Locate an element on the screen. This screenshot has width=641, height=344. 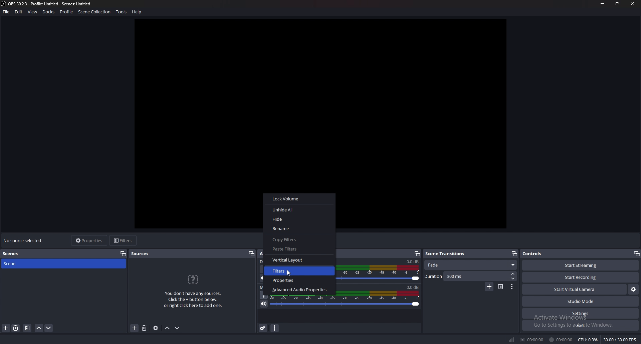
CPU: 0.3% is located at coordinates (589, 340).